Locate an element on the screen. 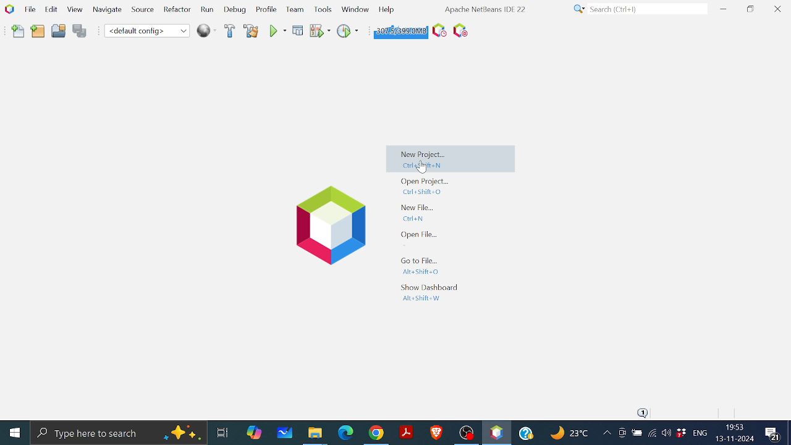  Edit is located at coordinates (49, 9).